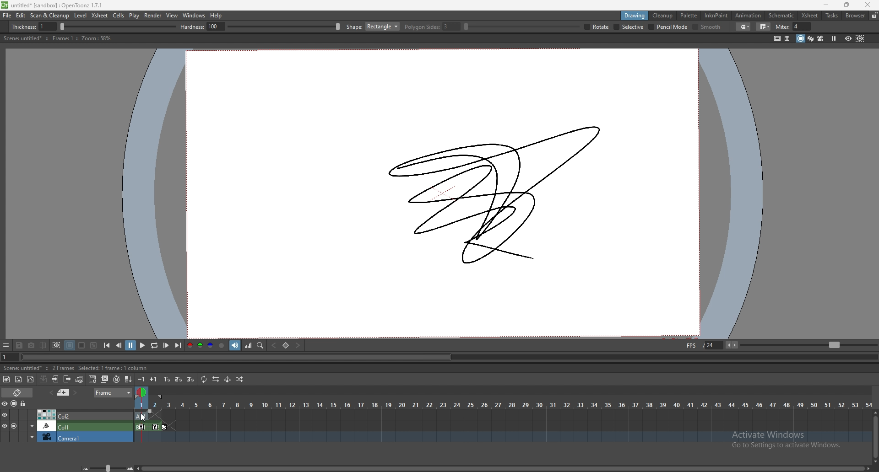 Image resolution: width=879 pixels, height=472 pixels. Describe the element at coordinates (135, 16) in the screenshot. I see `play` at that location.